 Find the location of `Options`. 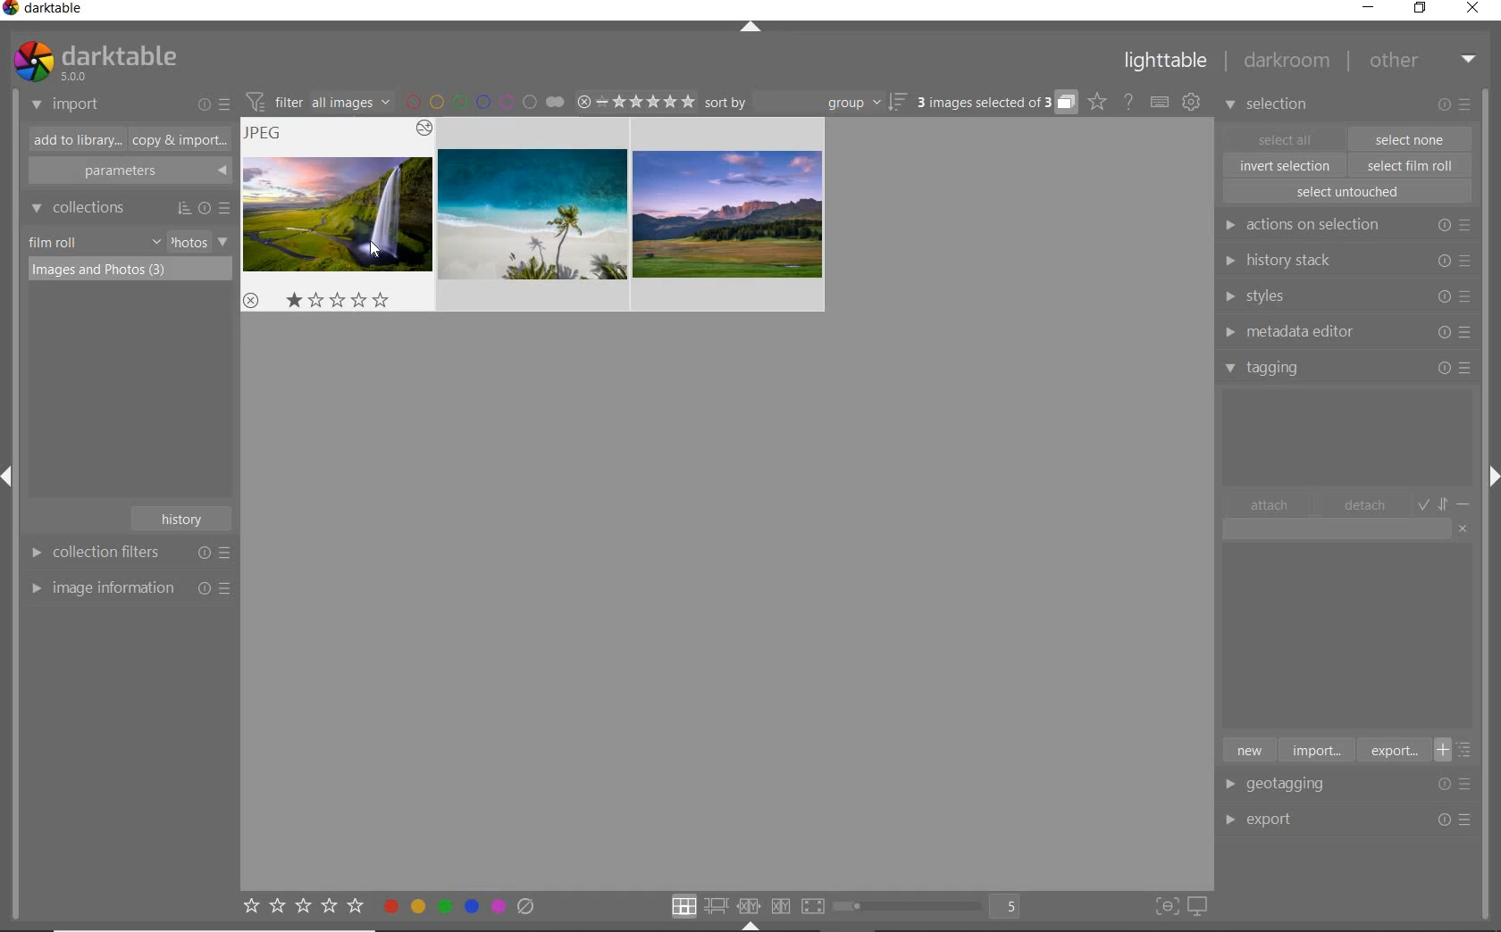

Options is located at coordinates (1456, 820).